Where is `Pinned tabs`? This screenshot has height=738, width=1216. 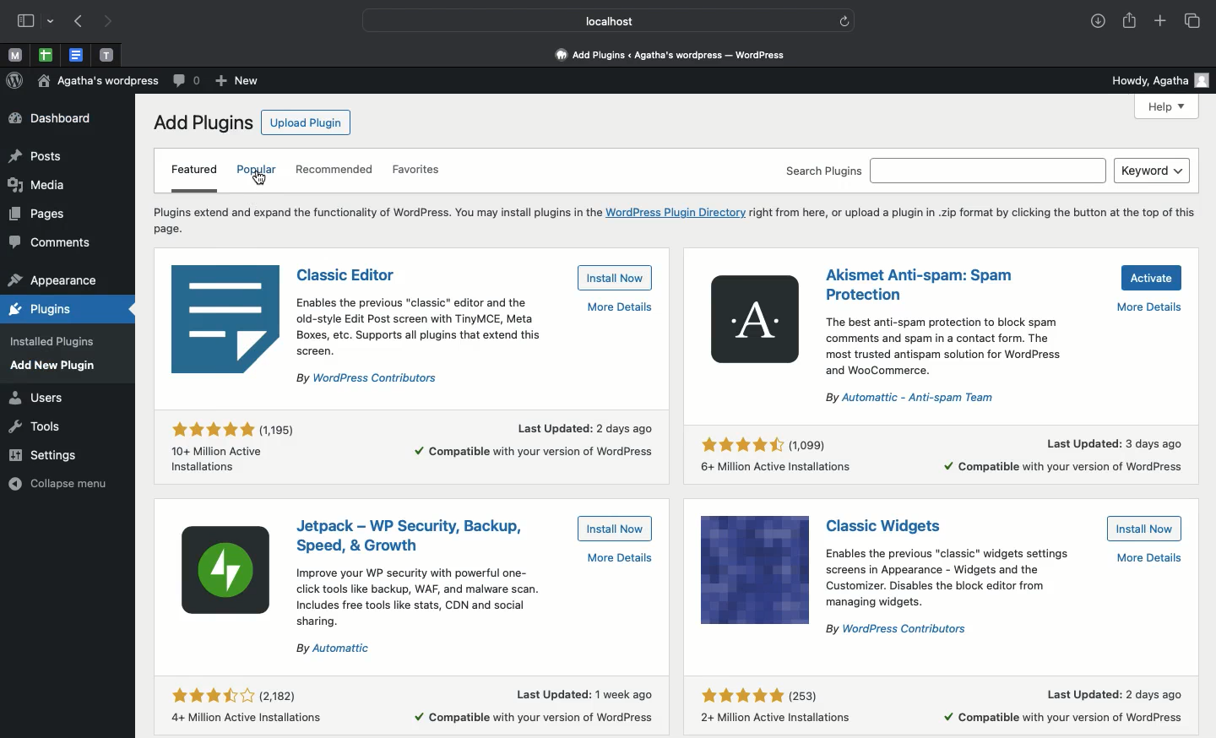
Pinned tabs is located at coordinates (78, 56).